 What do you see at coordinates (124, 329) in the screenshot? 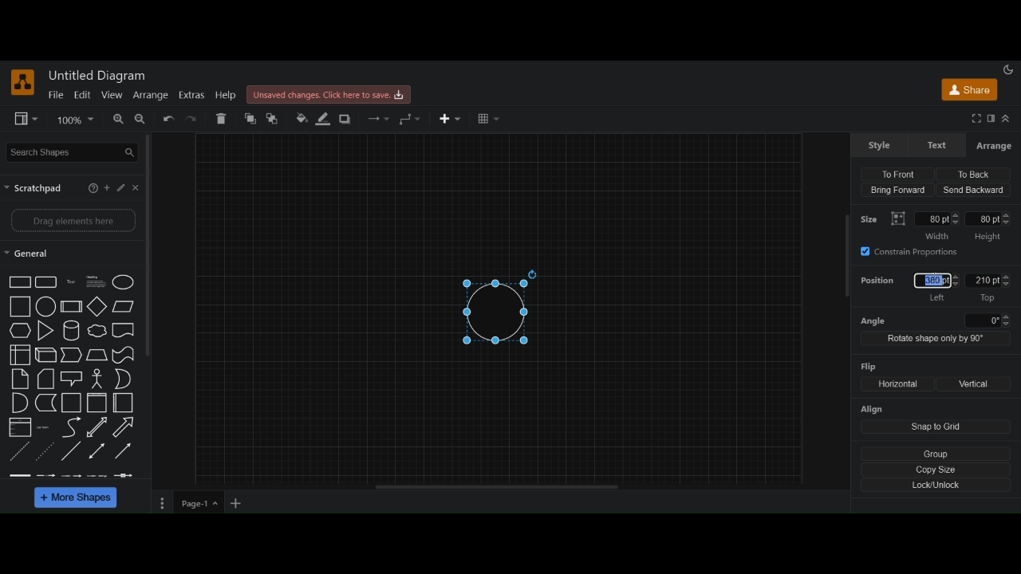
I see `square free shape` at bounding box center [124, 329].